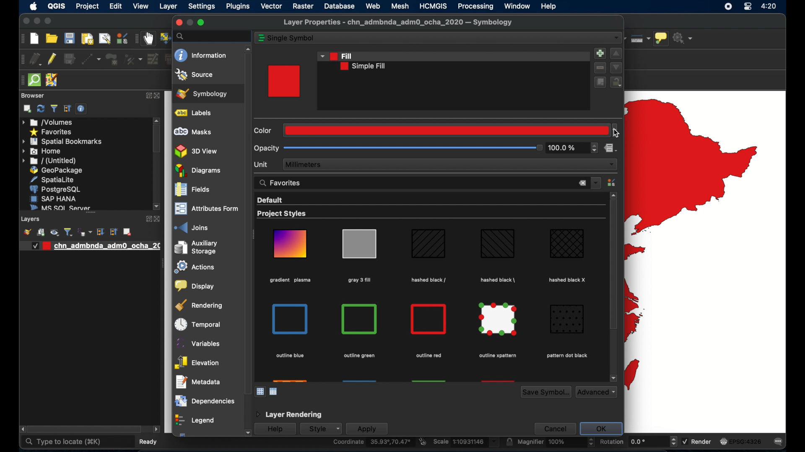 This screenshot has width=805, height=452. Describe the element at coordinates (55, 109) in the screenshot. I see `filter browser` at that location.